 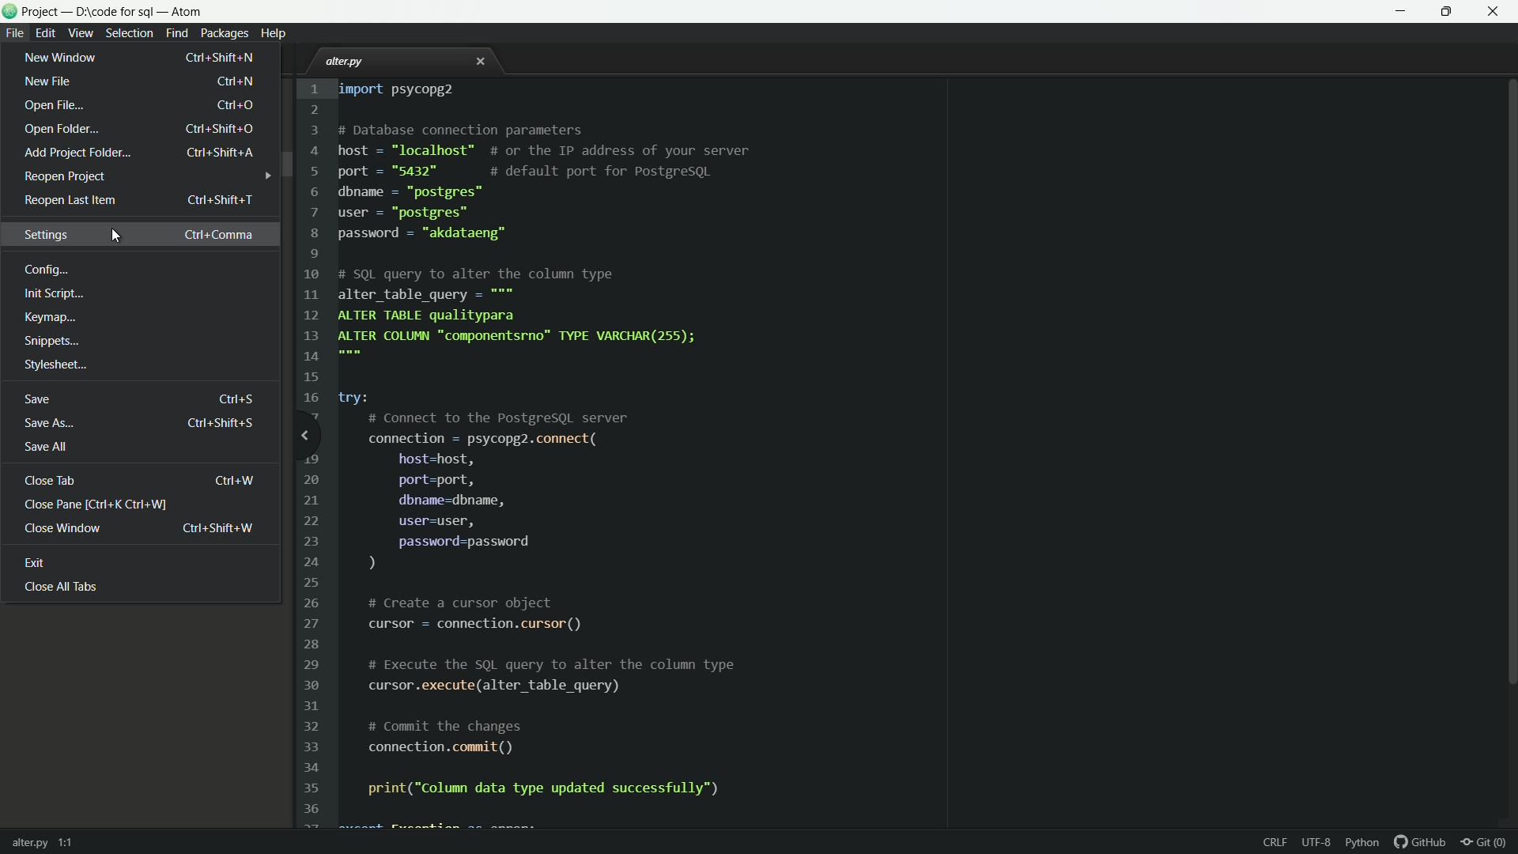 I want to click on save all, so click(x=48, y=448).